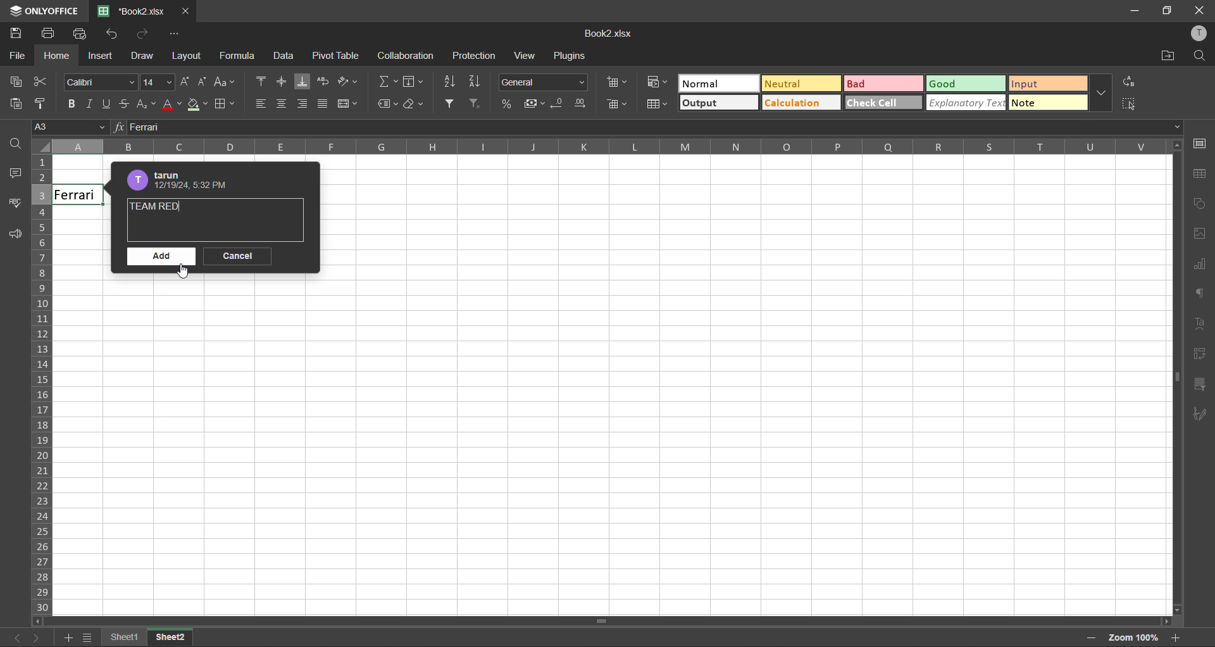 The width and height of the screenshot is (1215, 647). I want to click on comment input box, so click(216, 231).